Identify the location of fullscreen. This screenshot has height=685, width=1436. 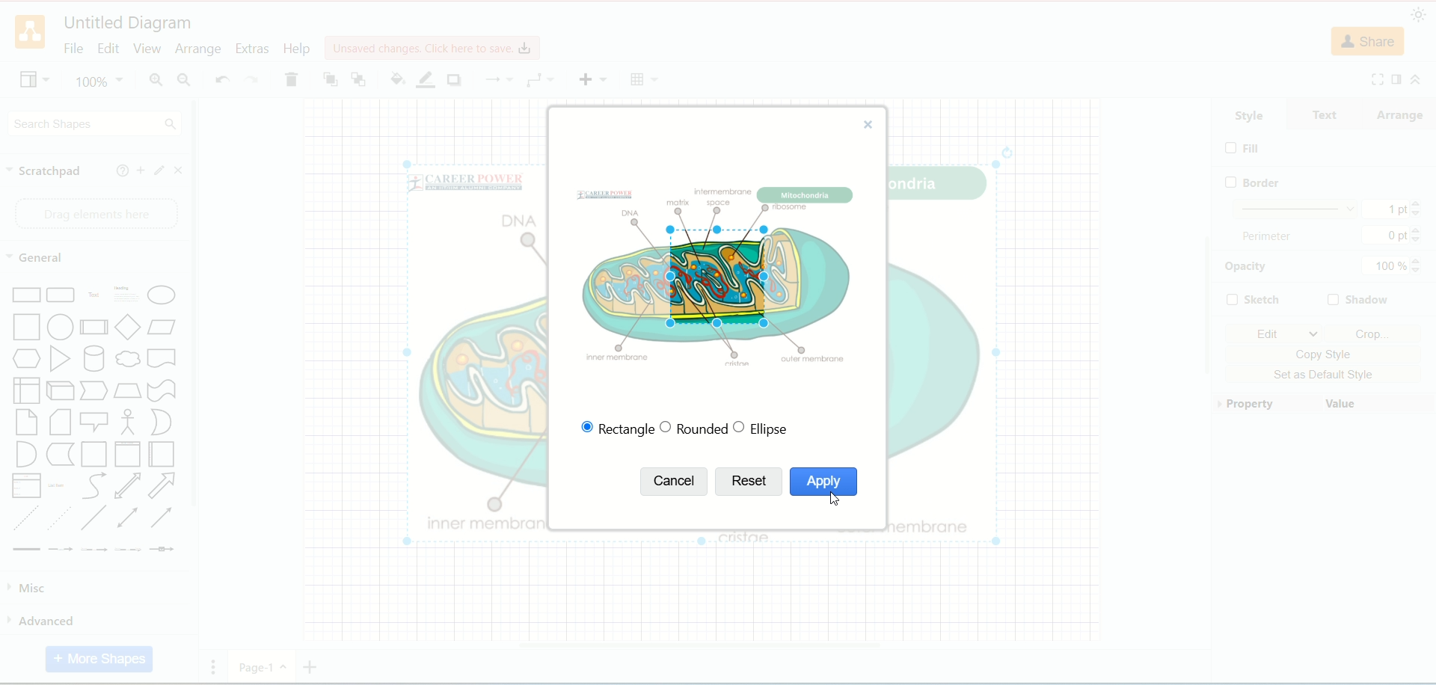
(1377, 79).